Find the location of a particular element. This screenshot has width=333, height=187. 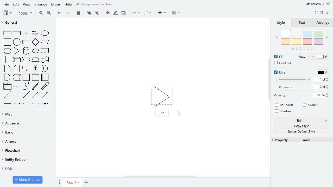

fill color is located at coordinates (323, 57).